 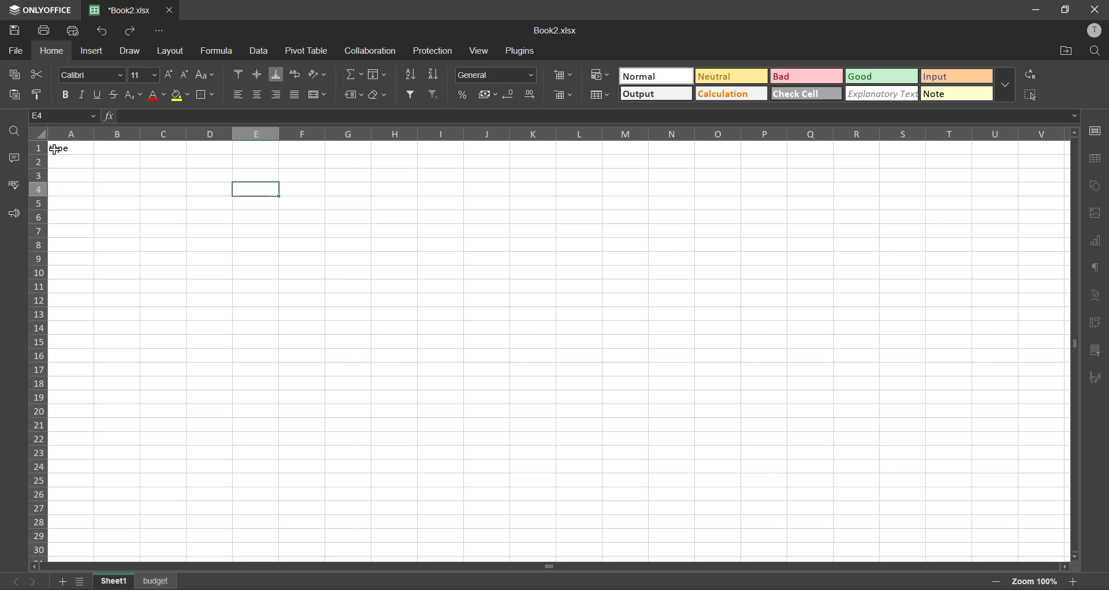 What do you see at coordinates (205, 74) in the screenshot?
I see `change case` at bounding box center [205, 74].